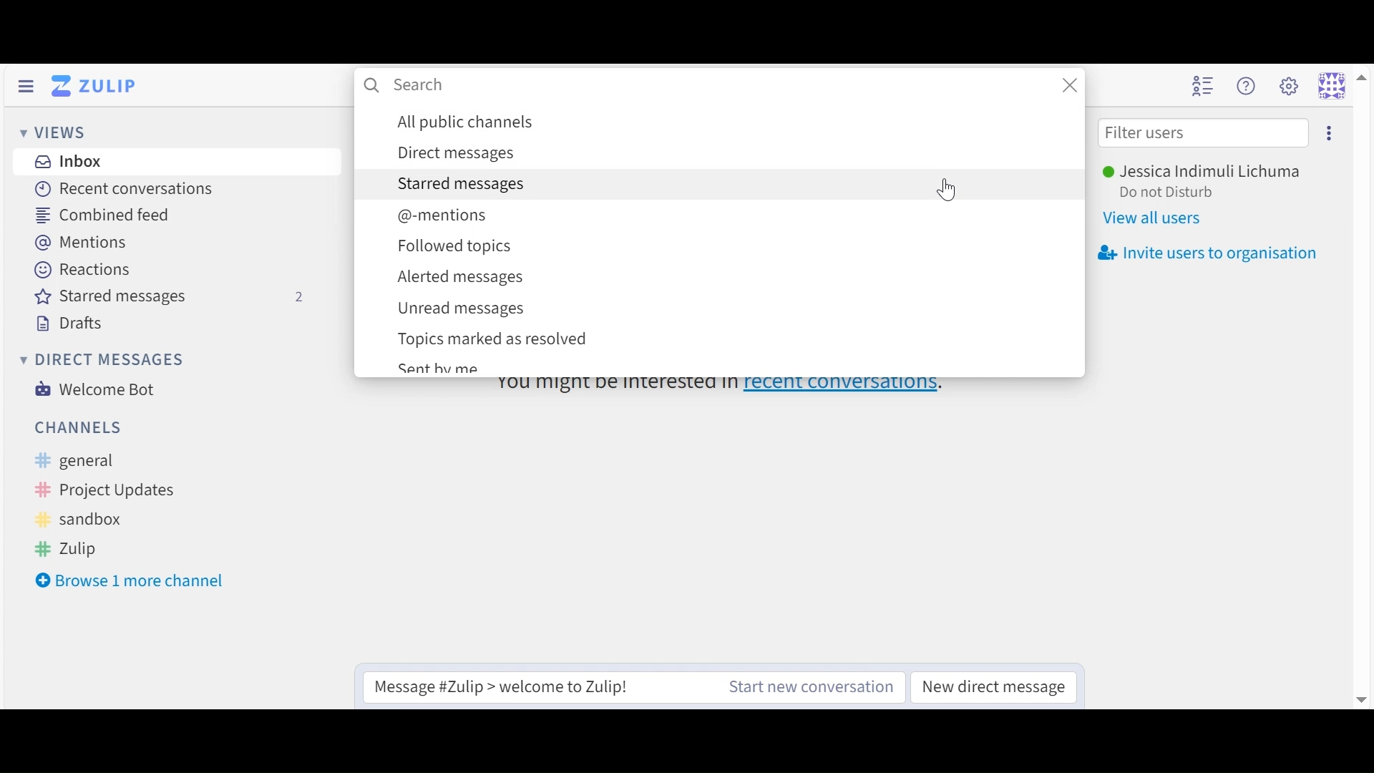  I want to click on Cursor, so click(951, 192).